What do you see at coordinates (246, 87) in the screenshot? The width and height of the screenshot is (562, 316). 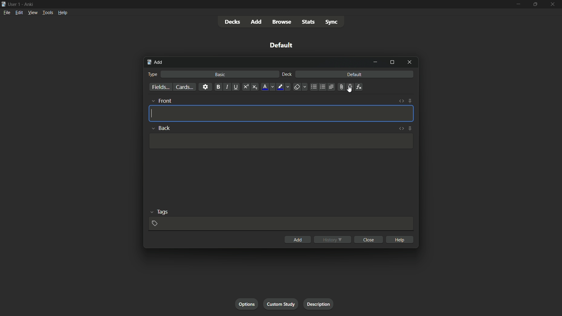 I see `superscript` at bounding box center [246, 87].